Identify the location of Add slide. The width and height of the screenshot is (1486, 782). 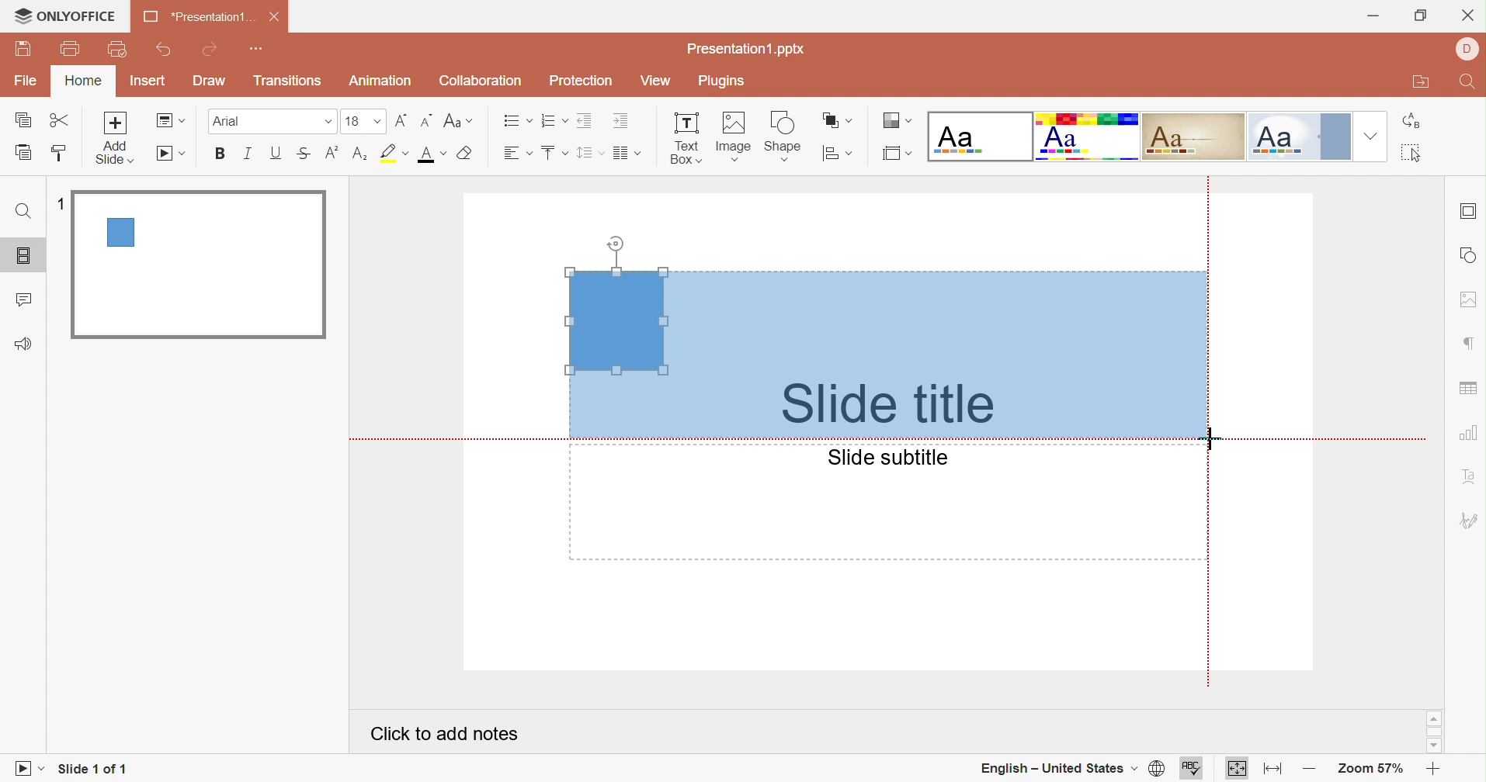
(113, 137).